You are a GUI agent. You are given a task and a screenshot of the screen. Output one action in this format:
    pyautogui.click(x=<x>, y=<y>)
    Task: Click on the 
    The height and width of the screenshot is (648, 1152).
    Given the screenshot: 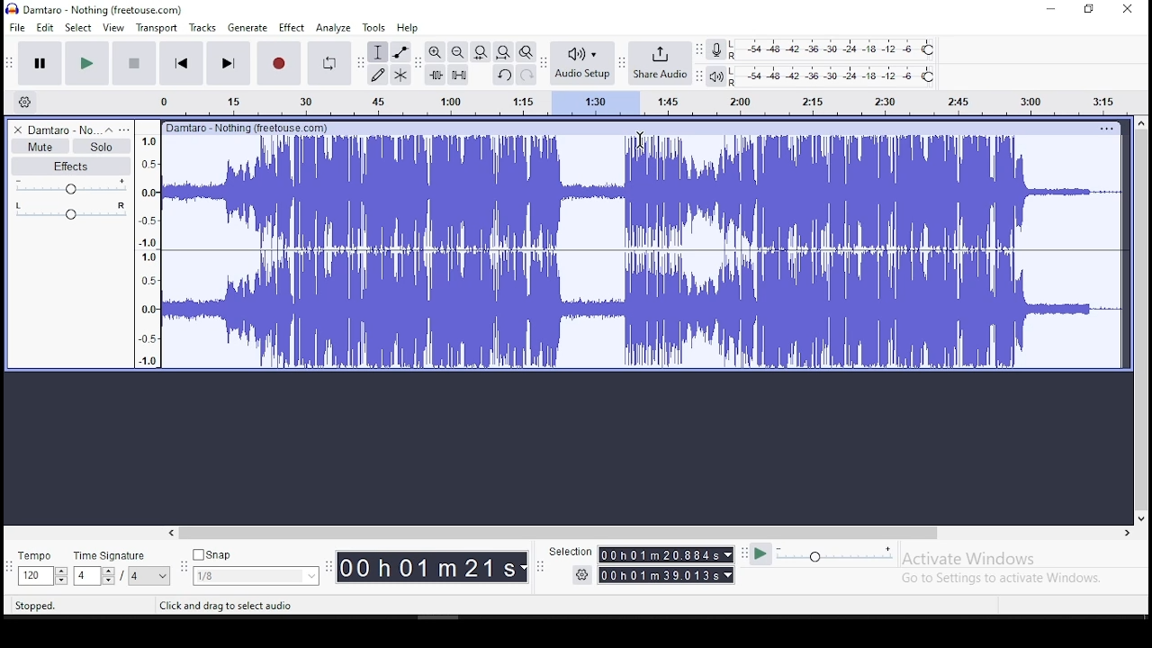 What is the action you would take?
    pyautogui.click(x=541, y=567)
    